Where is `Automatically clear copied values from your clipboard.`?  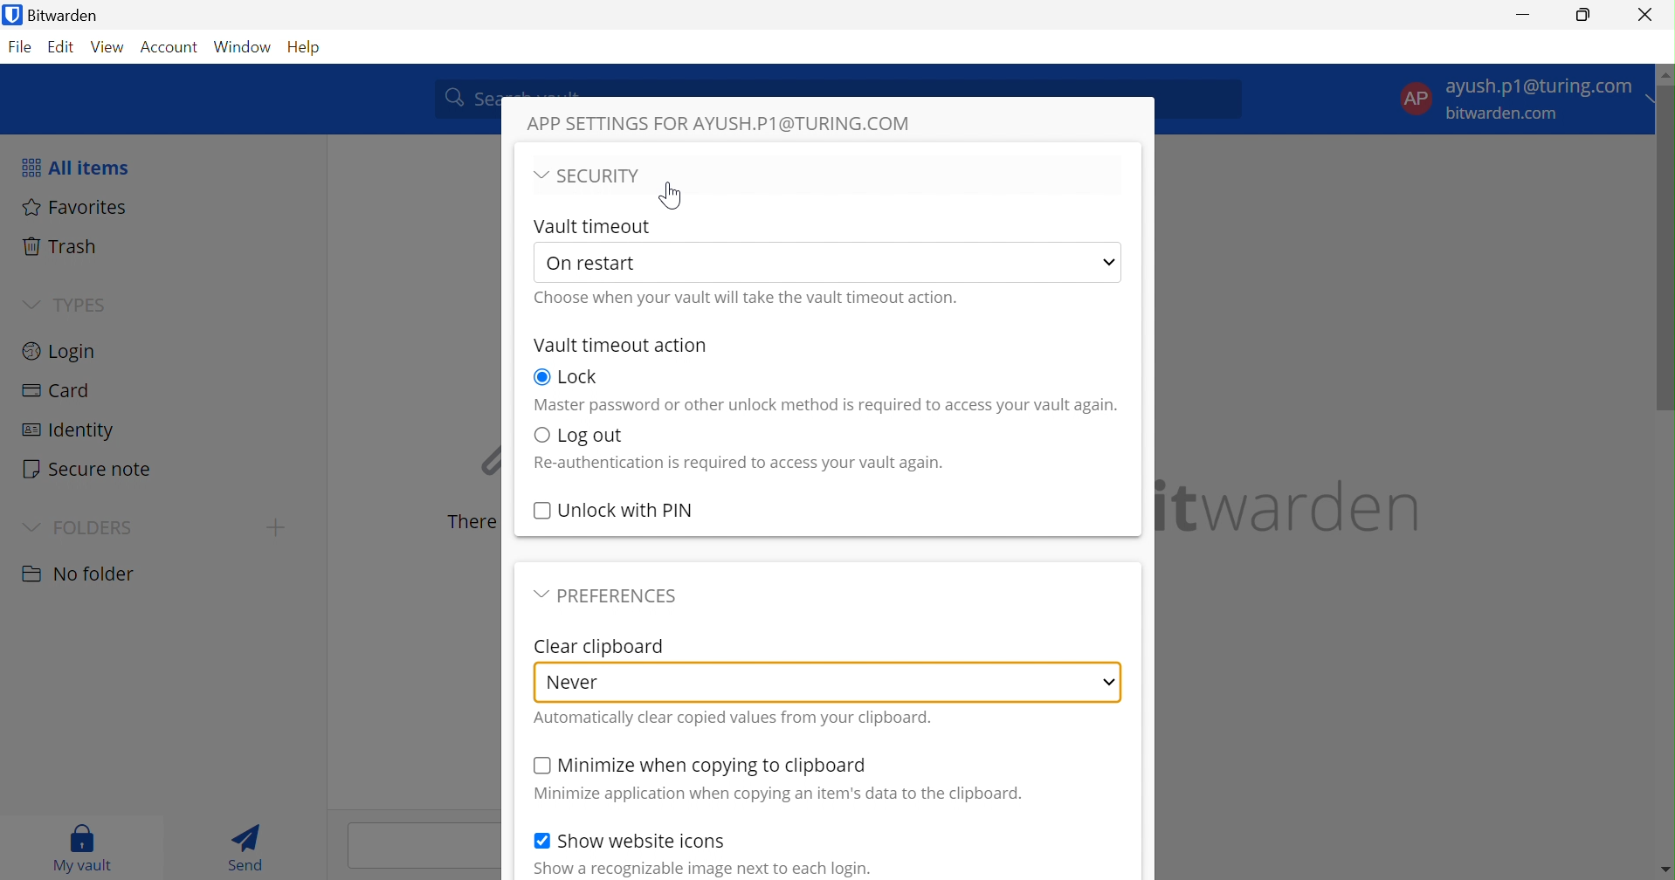
Automatically clear copied values from your clipboard. is located at coordinates (732, 718).